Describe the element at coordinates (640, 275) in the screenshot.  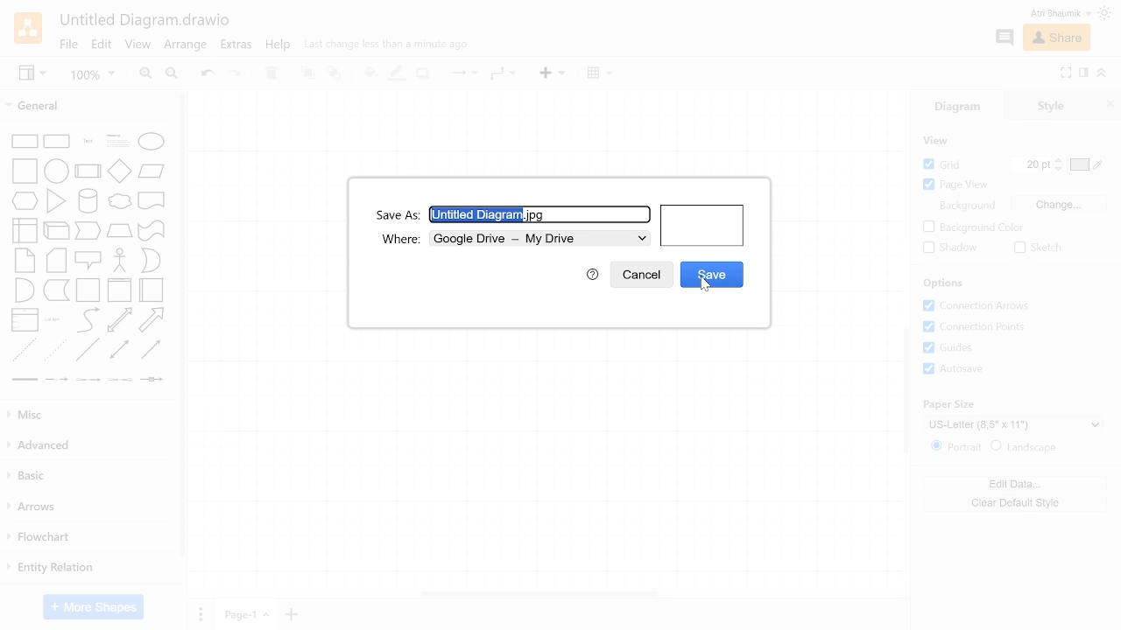
I see `Cancel` at that location.